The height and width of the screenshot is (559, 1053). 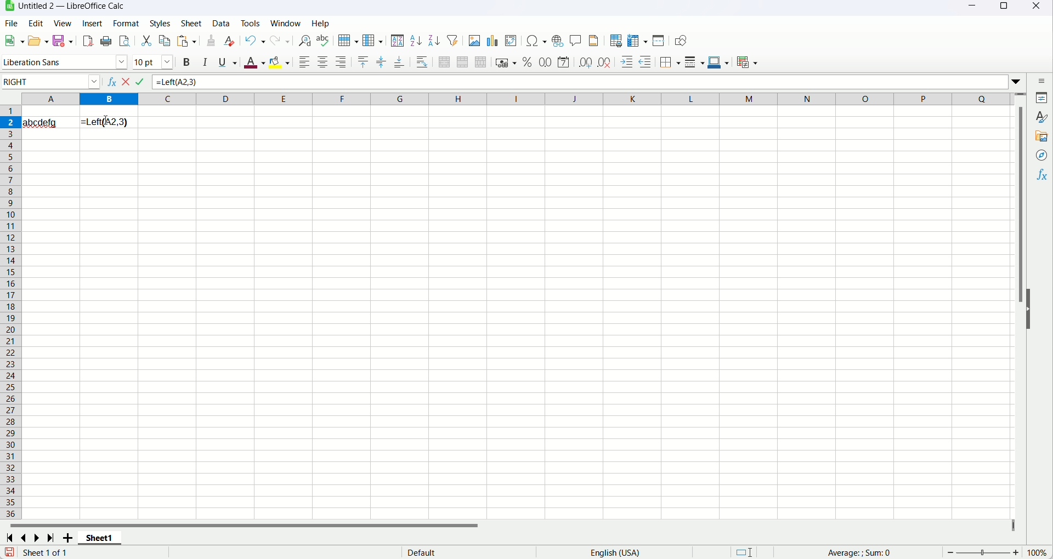 I want to click on style, so click(x=1039, y=117).